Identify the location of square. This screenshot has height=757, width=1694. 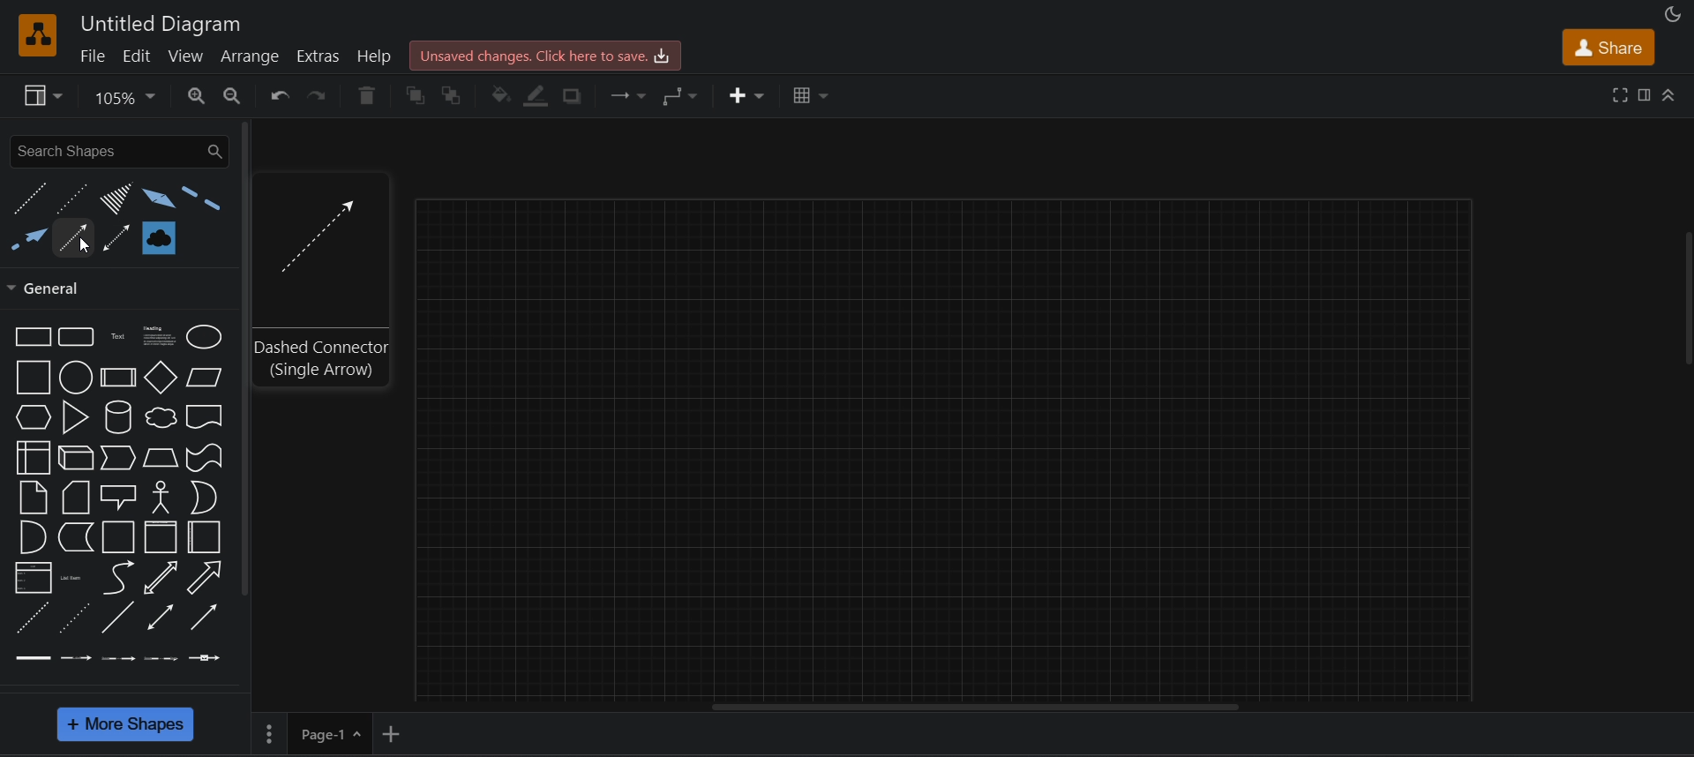
(33, 377).